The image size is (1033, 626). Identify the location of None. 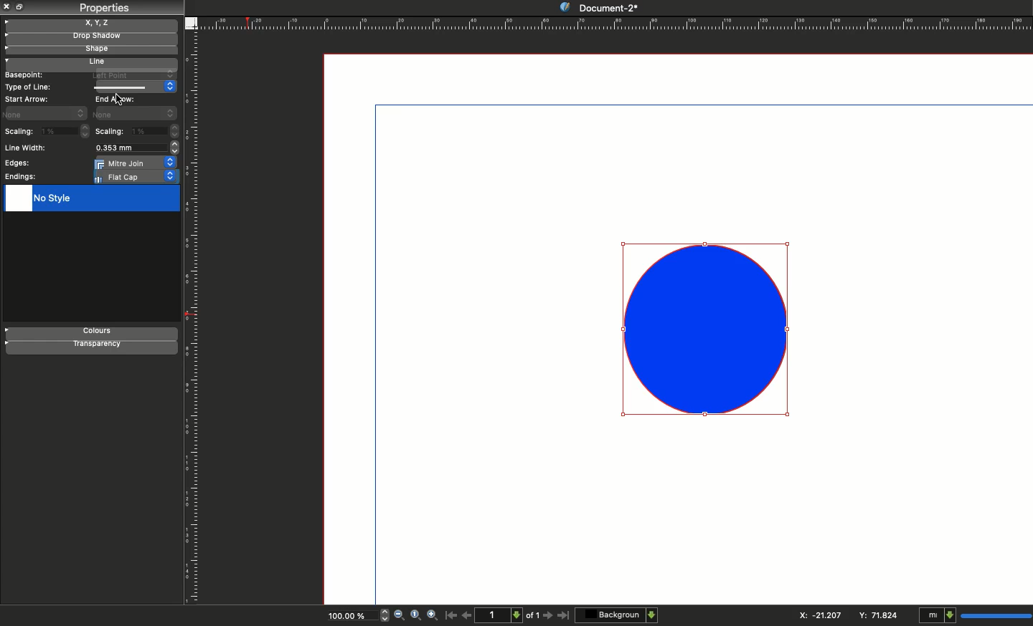
(135, 113).